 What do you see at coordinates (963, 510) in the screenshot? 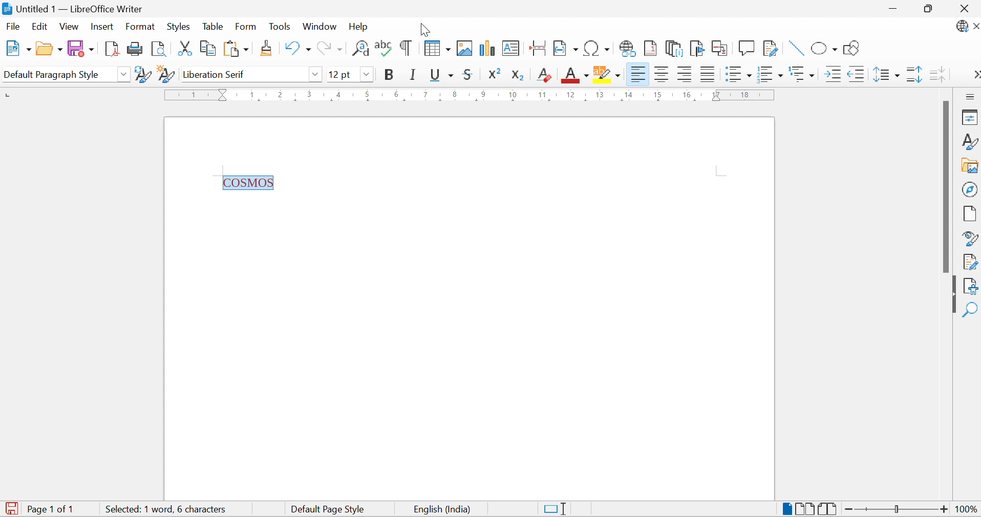
I see `100%` at bounding box center [963, 510].